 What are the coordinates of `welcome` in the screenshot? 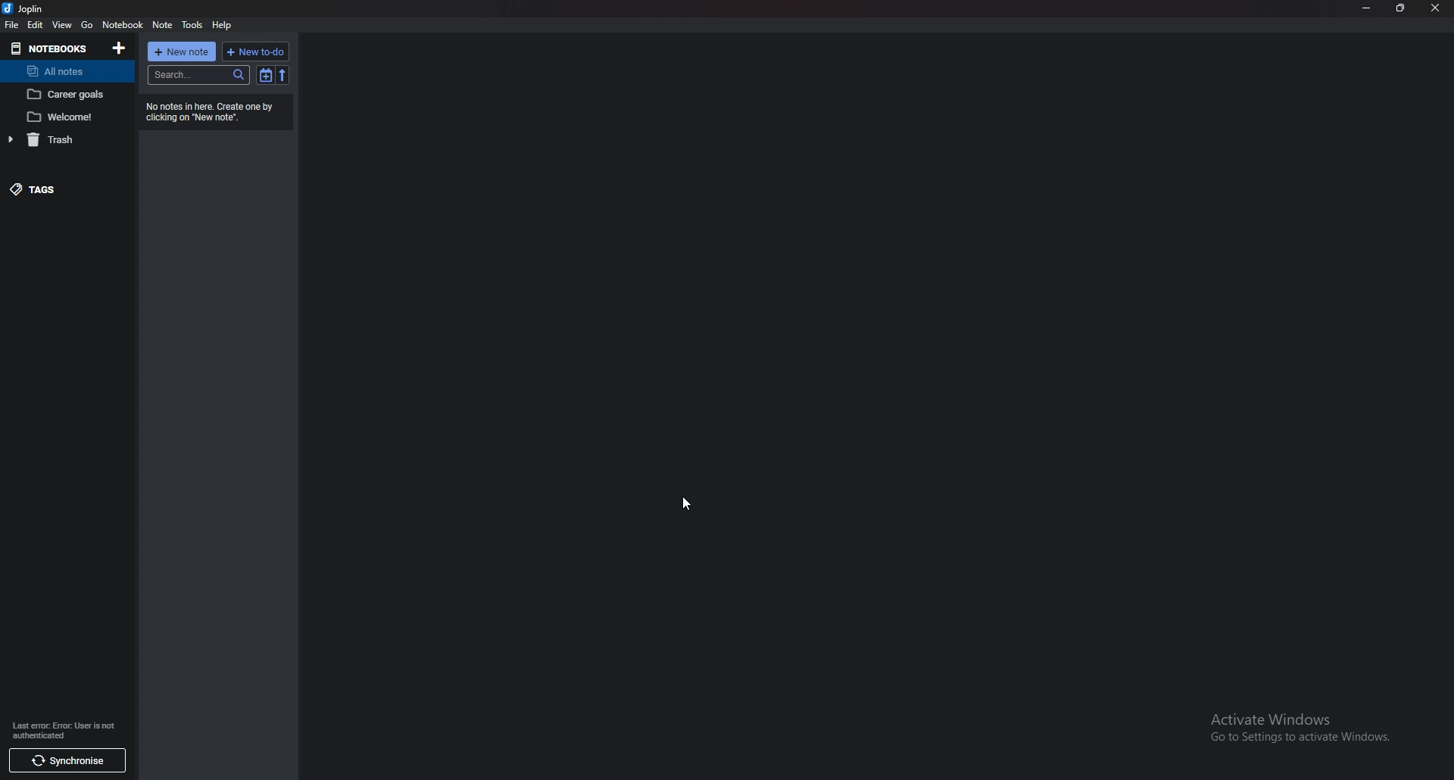 It's located at (63, 117).